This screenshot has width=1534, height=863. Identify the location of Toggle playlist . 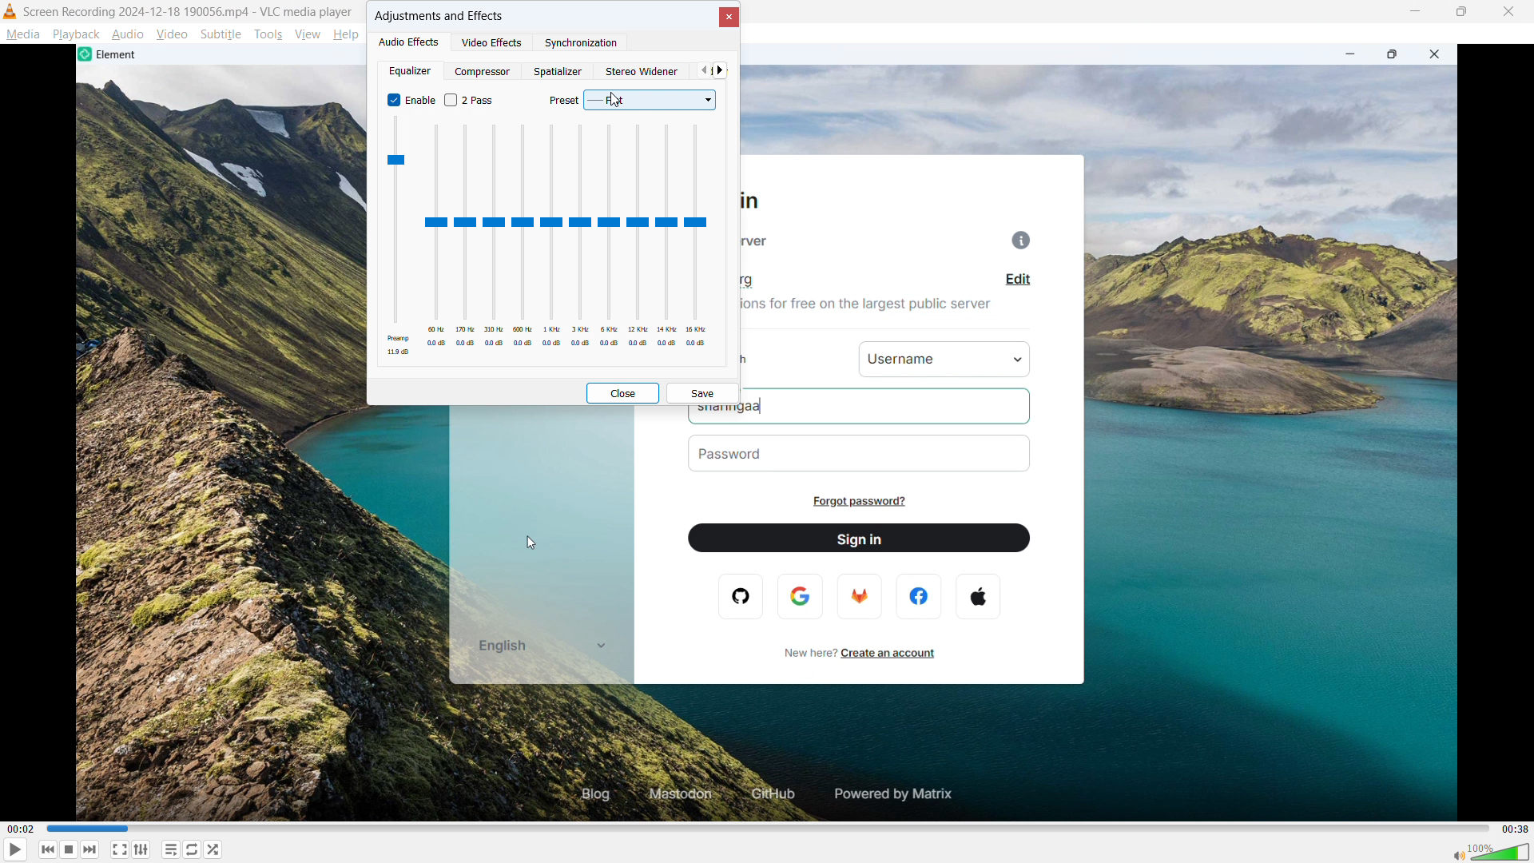
(171, 849).